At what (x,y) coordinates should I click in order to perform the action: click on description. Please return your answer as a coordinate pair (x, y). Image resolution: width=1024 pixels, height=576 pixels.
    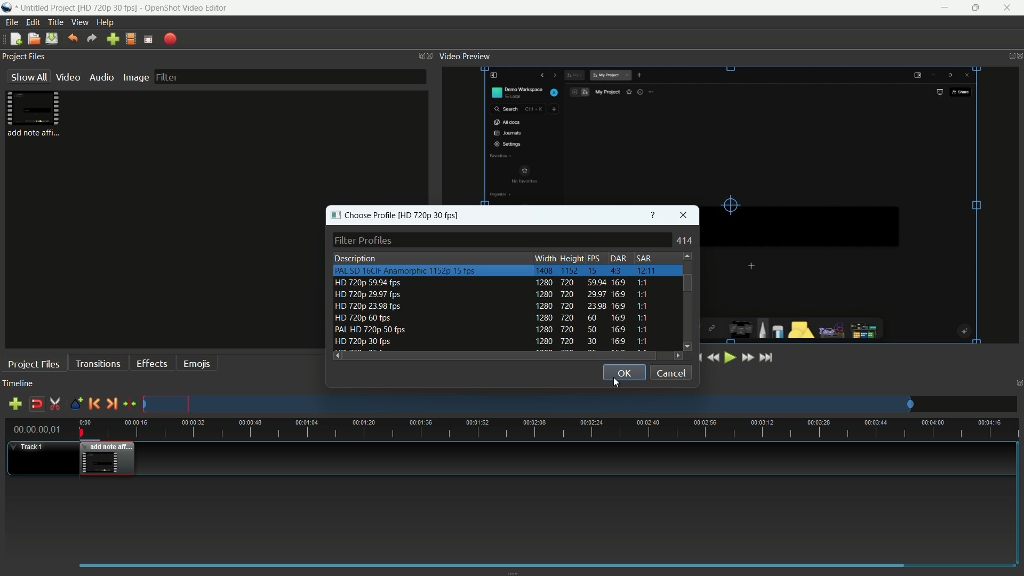
    Looking at the image, I should click on (354, 258).